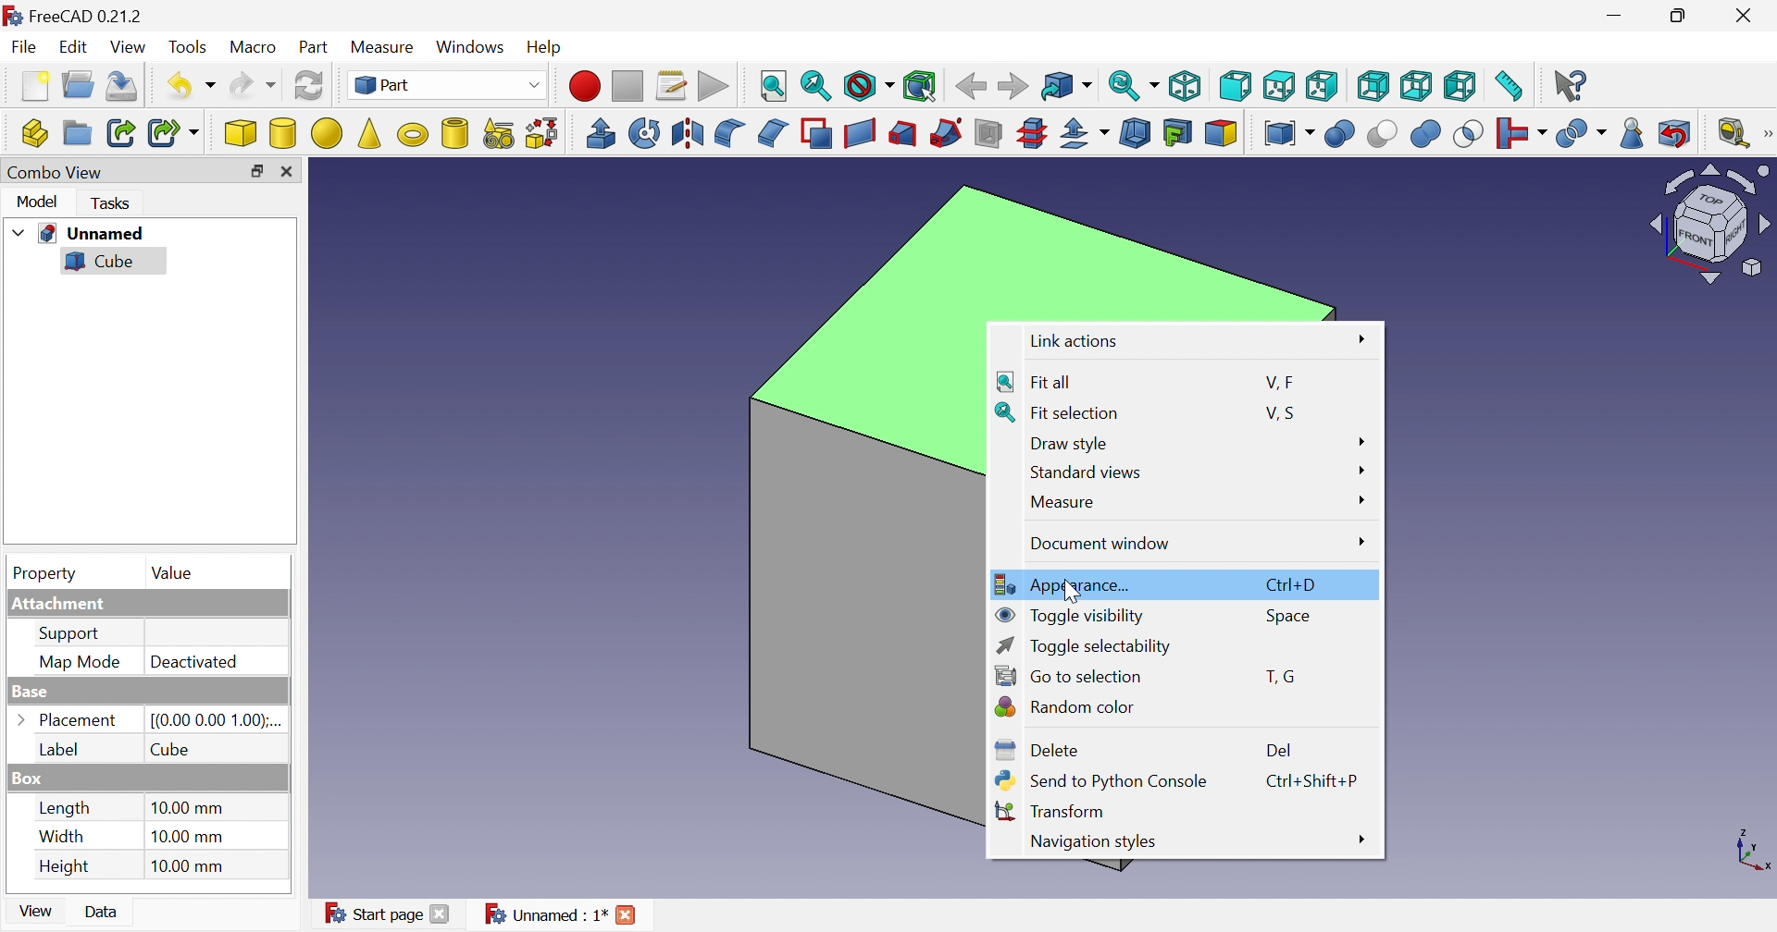 The image size is (1777, 932). I want to click on Draw style, so click(1071, 443).